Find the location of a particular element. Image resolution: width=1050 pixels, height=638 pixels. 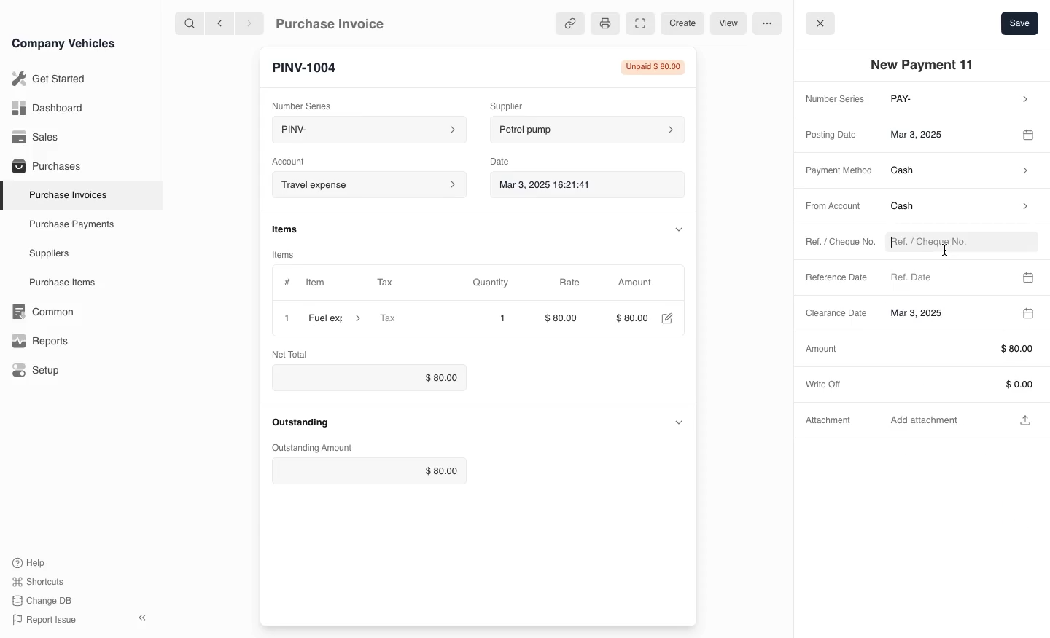

ref/cheque No. is located at coordinates (958, 243).